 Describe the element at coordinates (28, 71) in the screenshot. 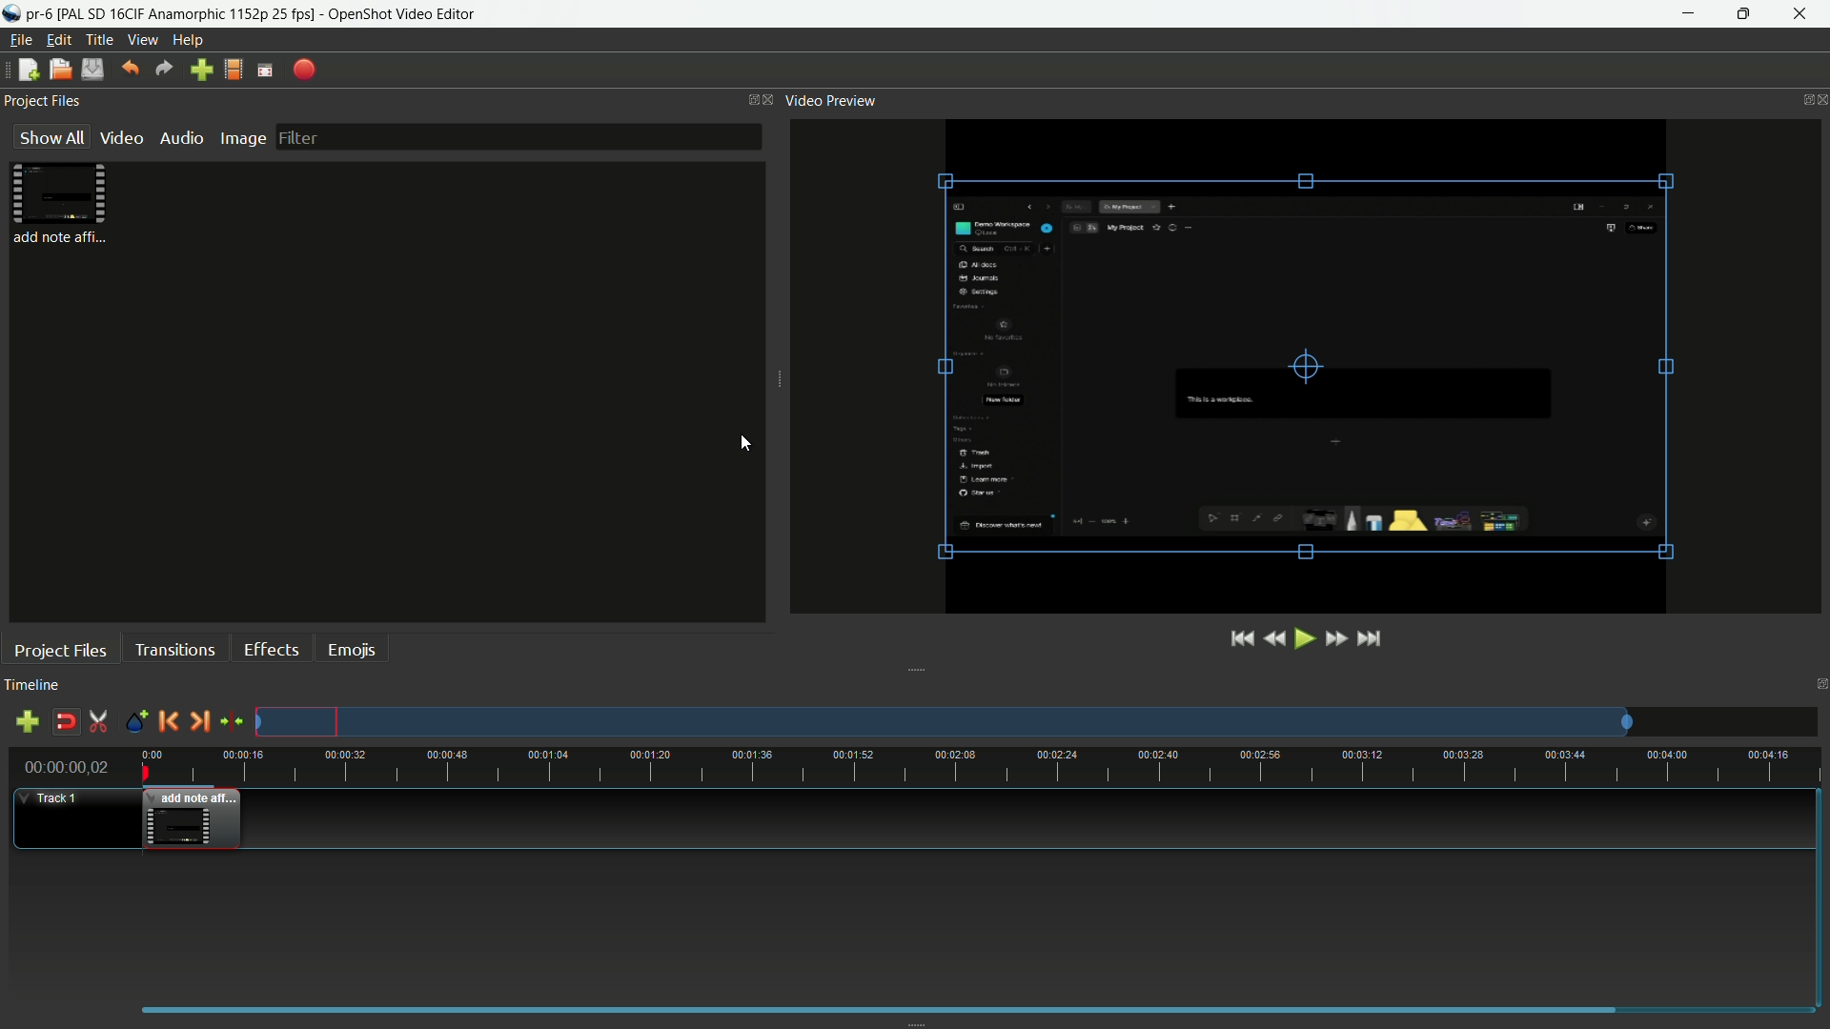

I see `new file` at that location.